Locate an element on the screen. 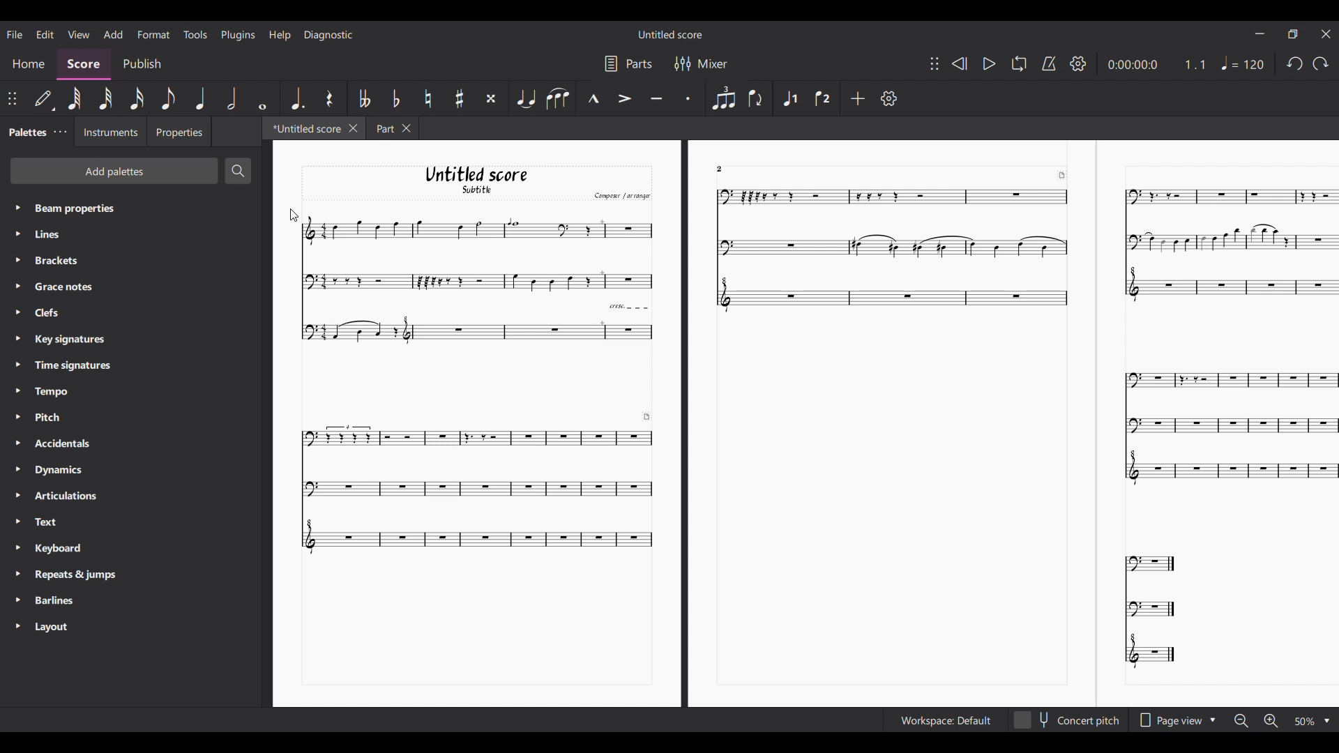 This screenshot has height=753, width=1339. Brackets is located at coordinates (65, 261).